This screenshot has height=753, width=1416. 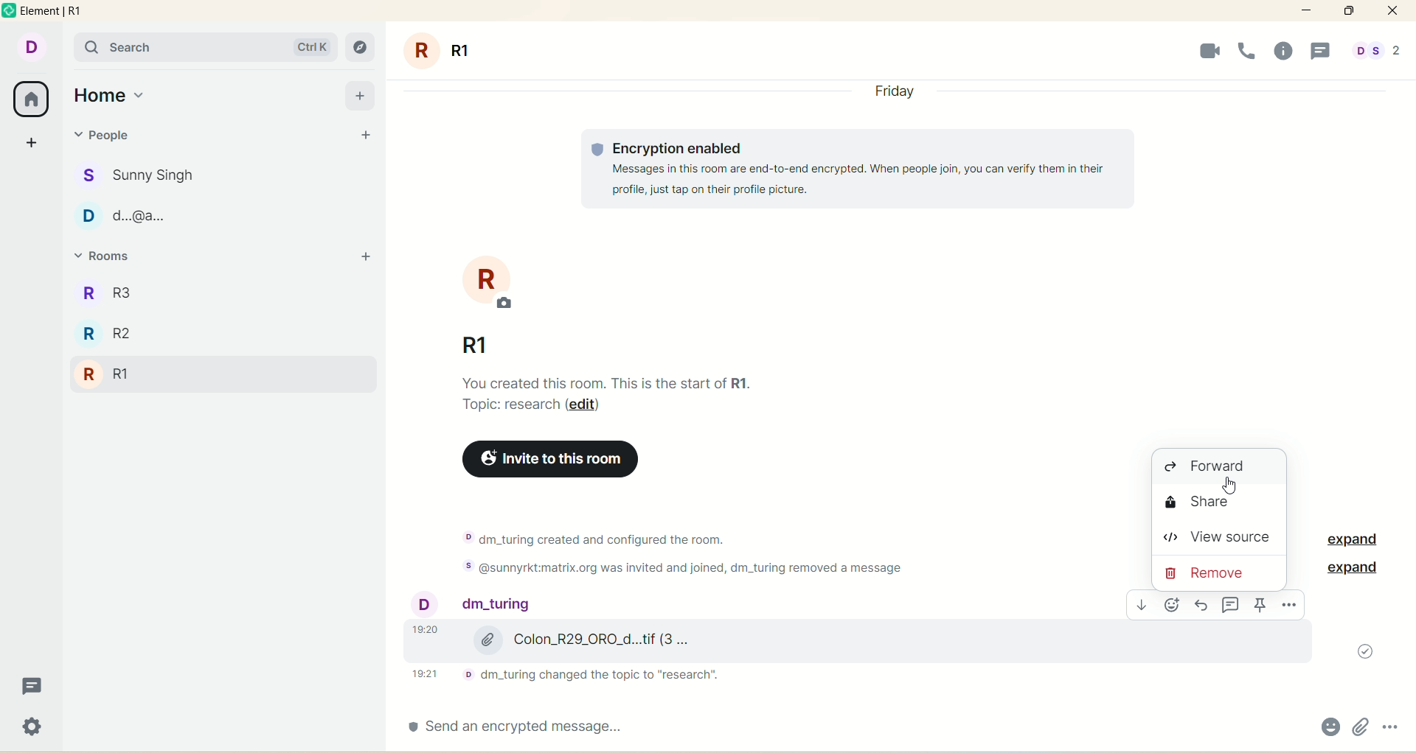 What do you see at coordinates (57, 12) in the screenshot?
I see `element` at bounding box center [57, 12].